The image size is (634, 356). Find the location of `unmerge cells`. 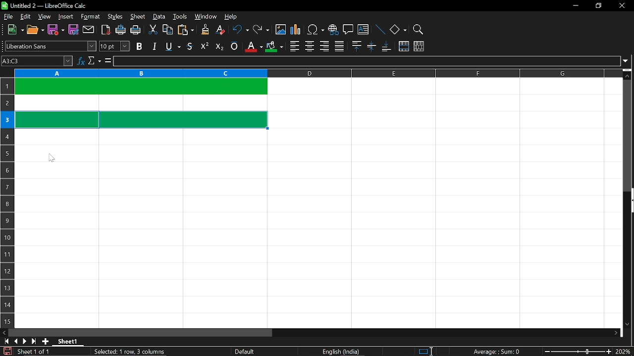

unmerge cells is located at coordinates (419, 47).